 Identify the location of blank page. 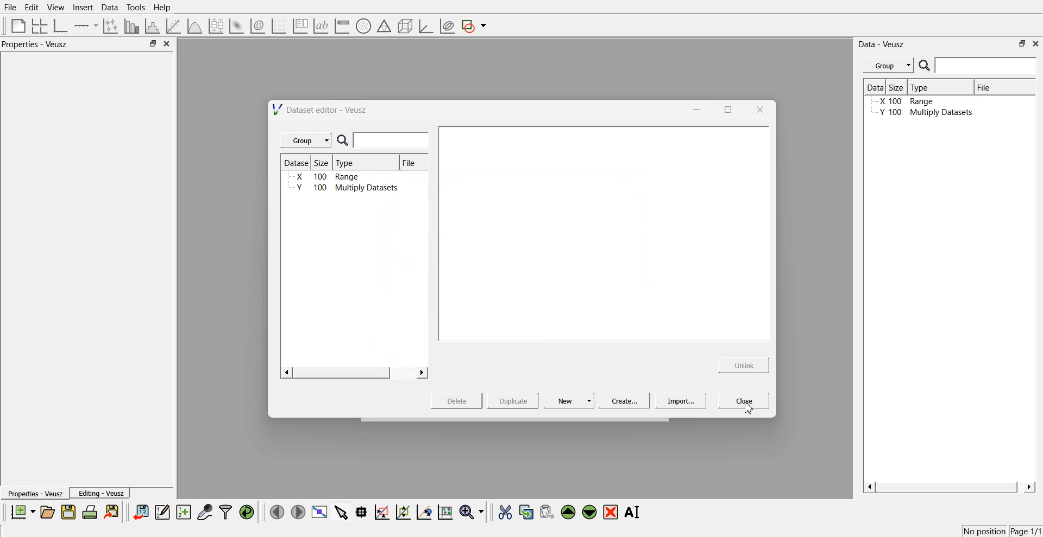
(16, 25).